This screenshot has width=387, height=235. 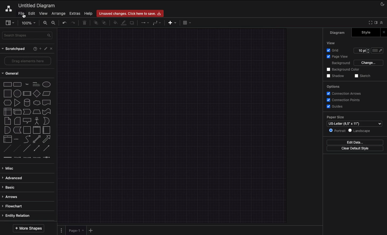 I want to click on Dashed line, so click(x=6, y=149).